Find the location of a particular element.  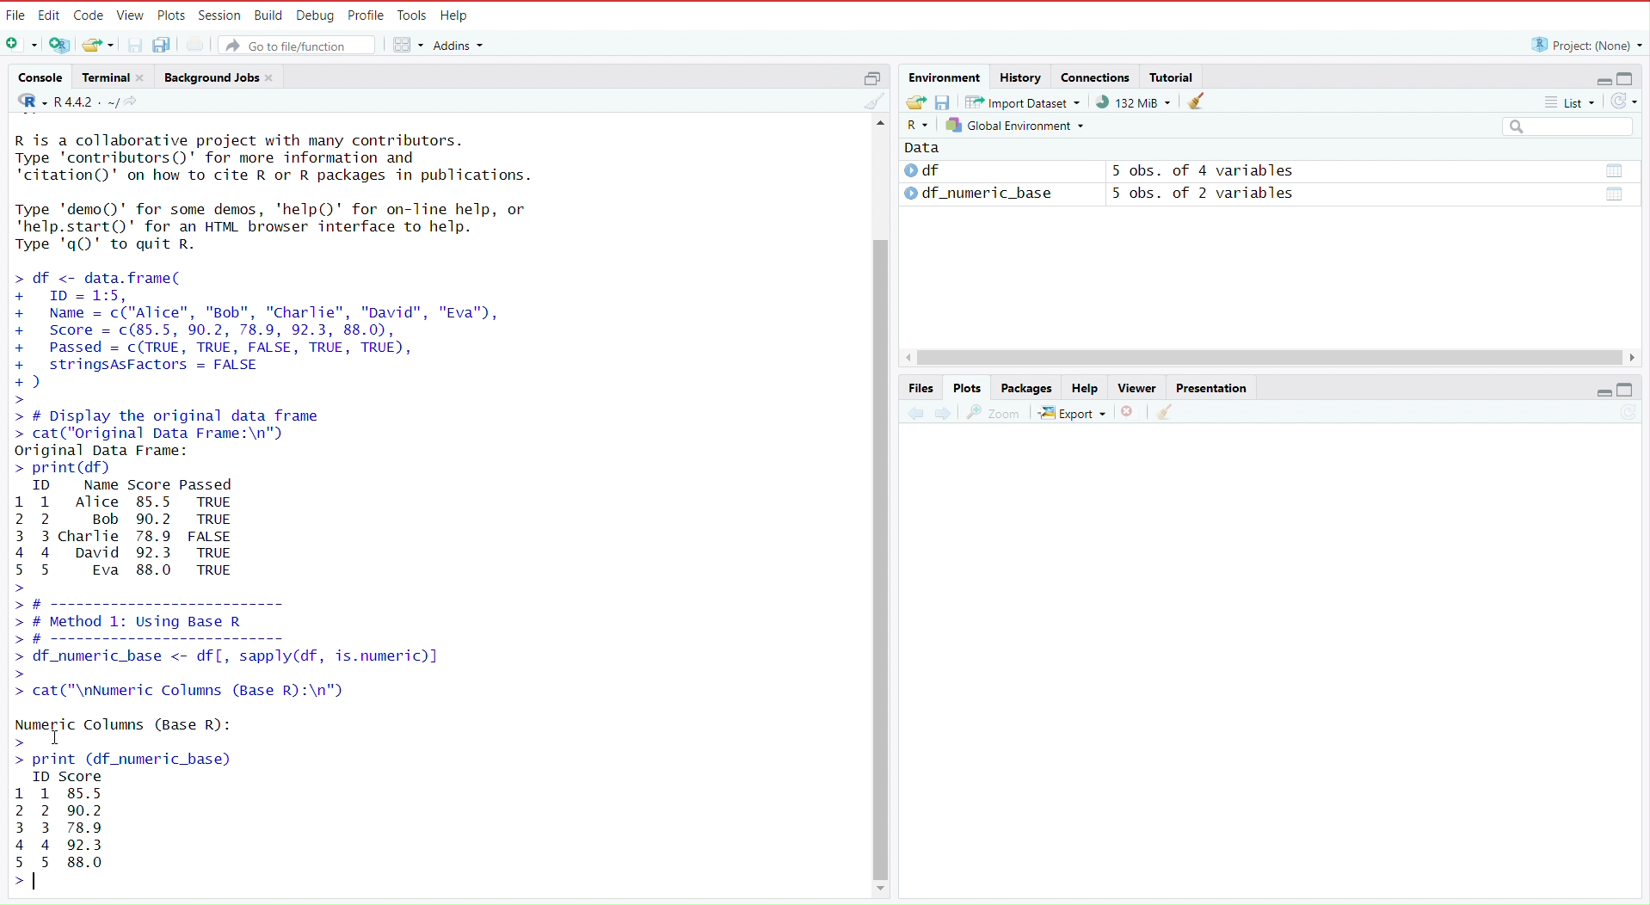

Packages is located at coordinates (1025, 386).